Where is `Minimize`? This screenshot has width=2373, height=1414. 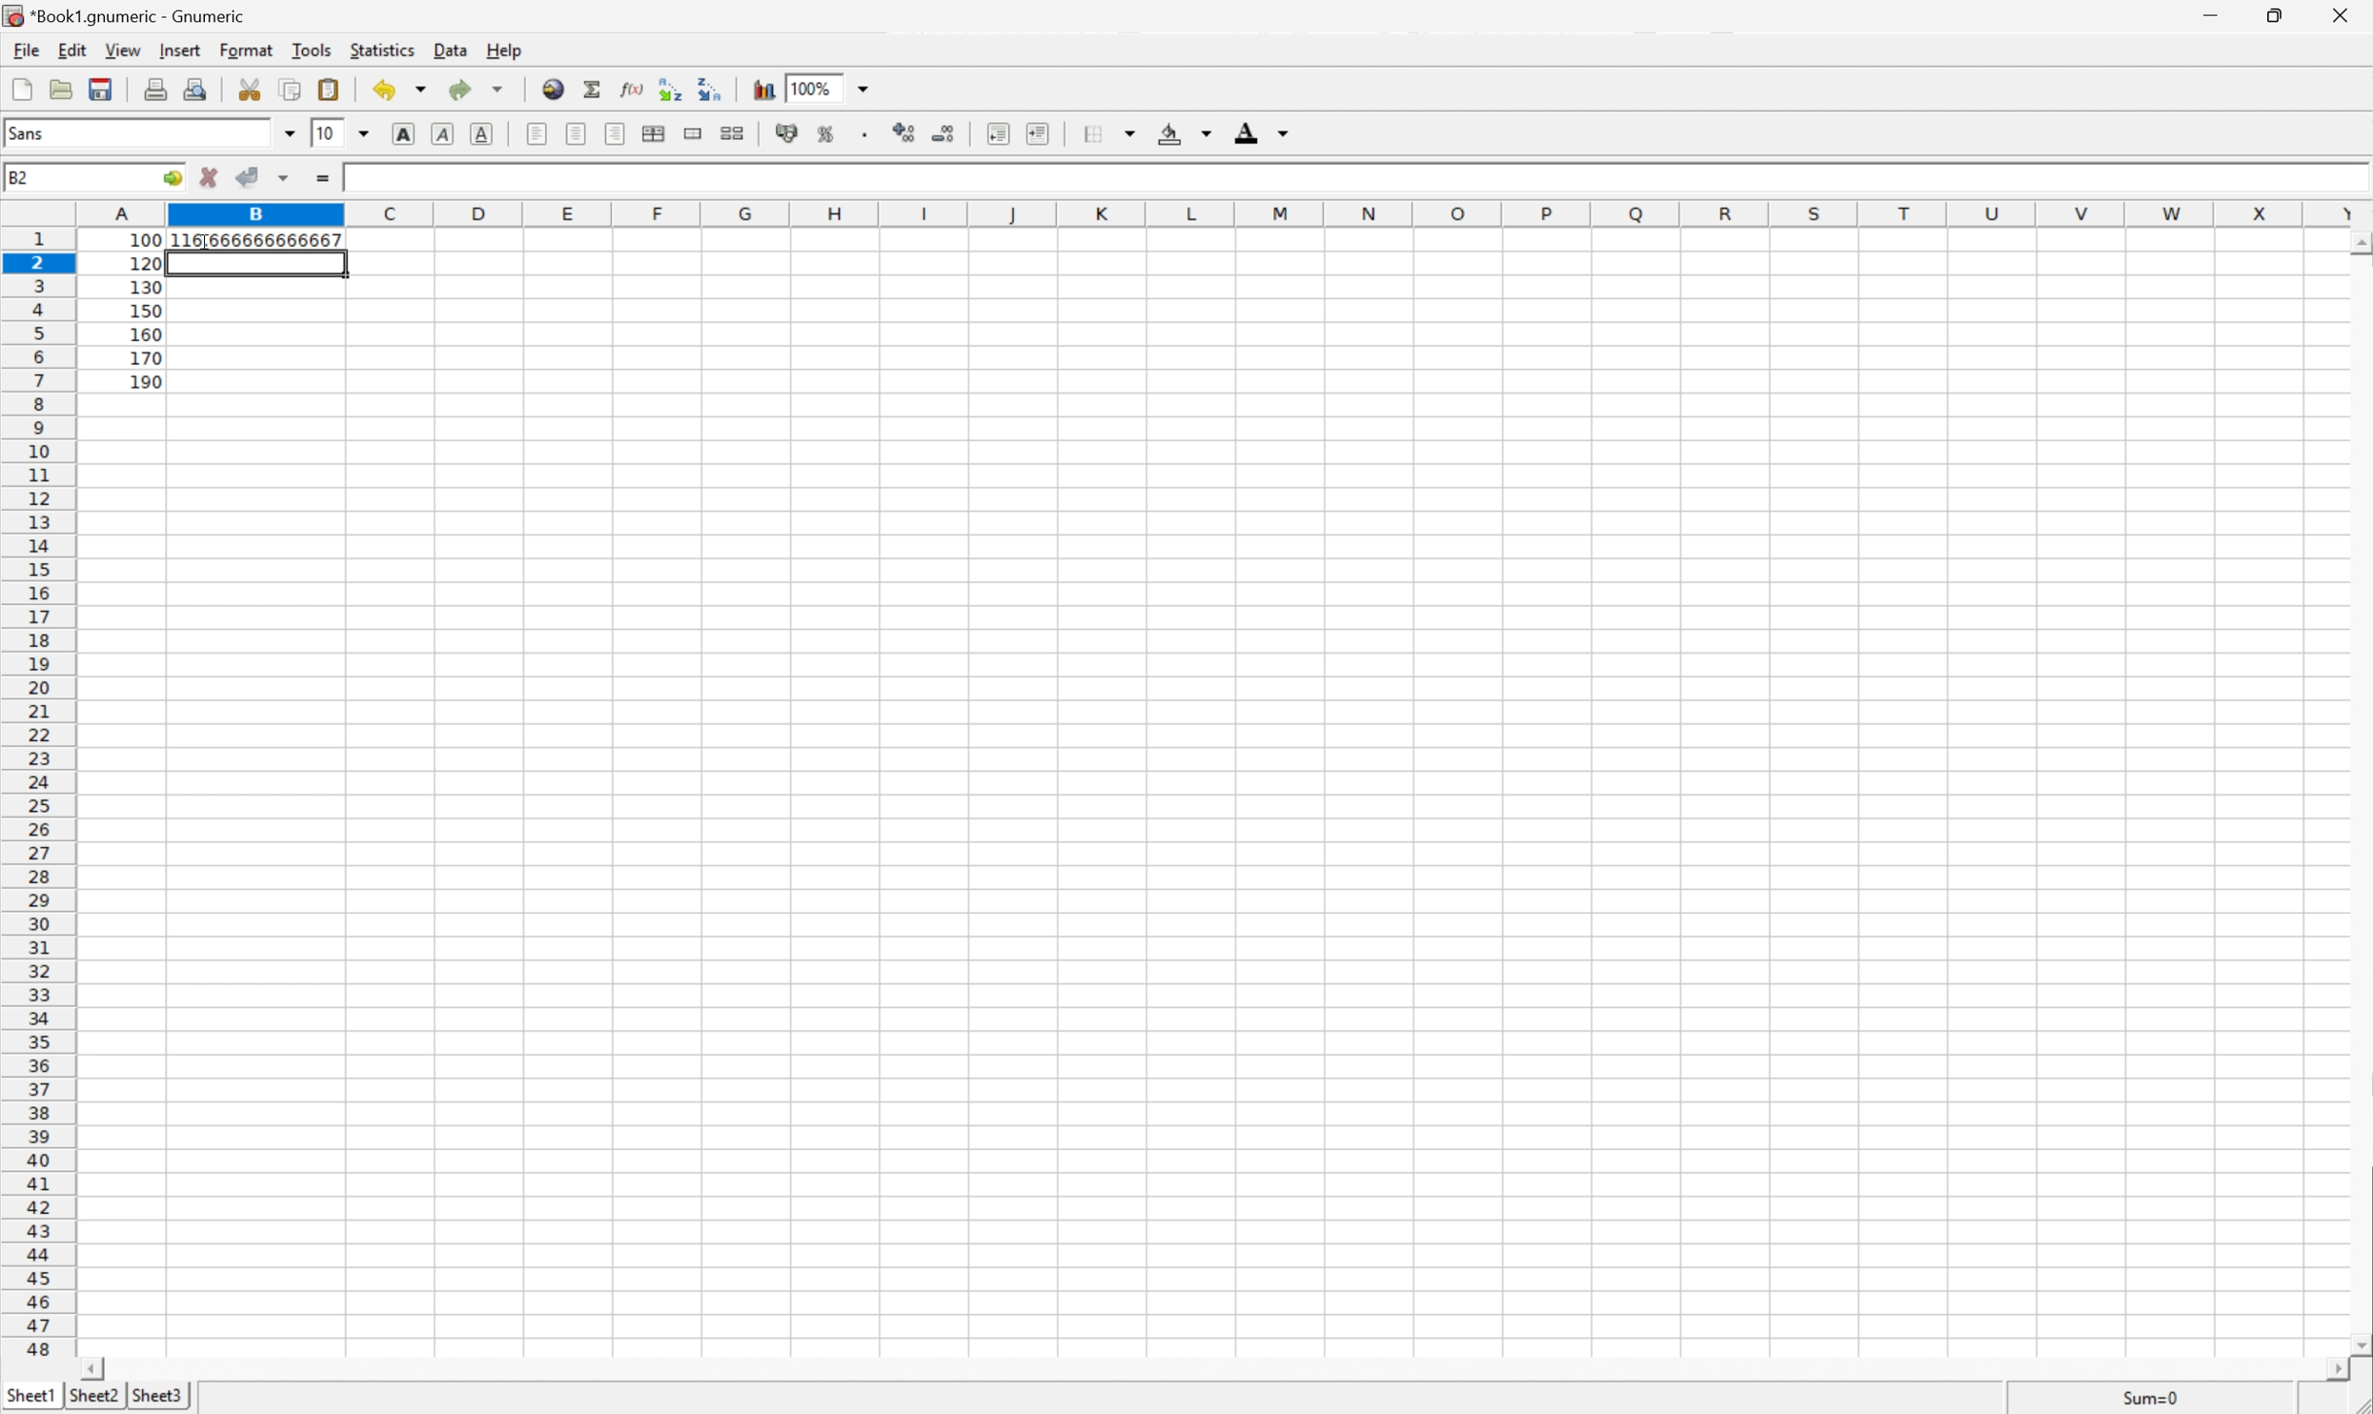 Minimize is located at coordinates (2205, 14).